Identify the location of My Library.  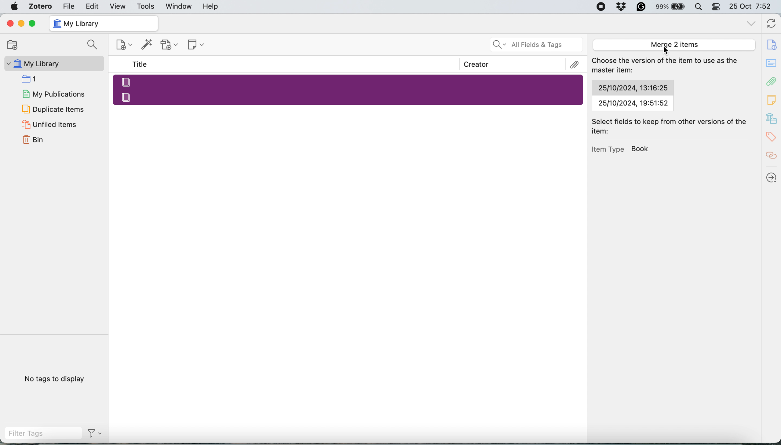
(53, 64).